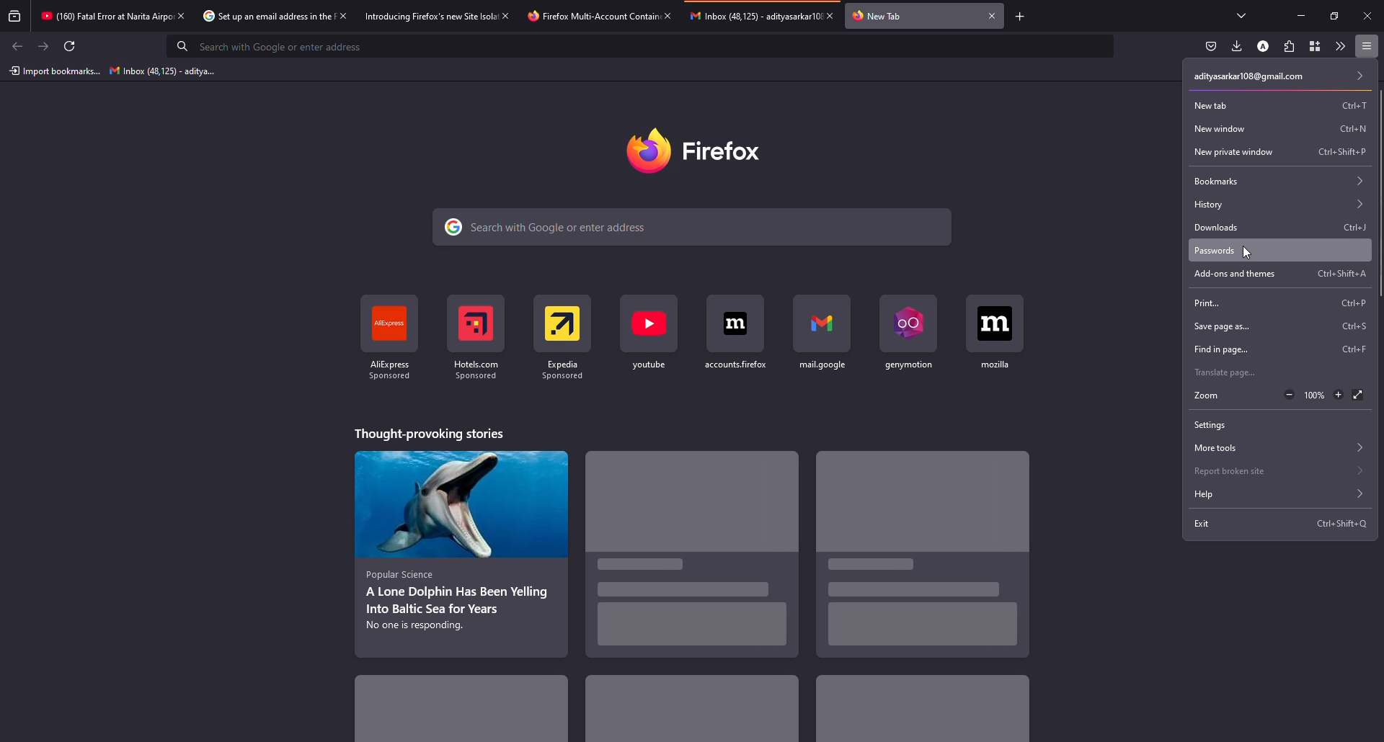 Image resolution: width=1384 pixels, height=742 pixels. What do you see at coordinates (1213, 250) in the screenshot?
I see `passwords` at bounding box center [1213, 250].